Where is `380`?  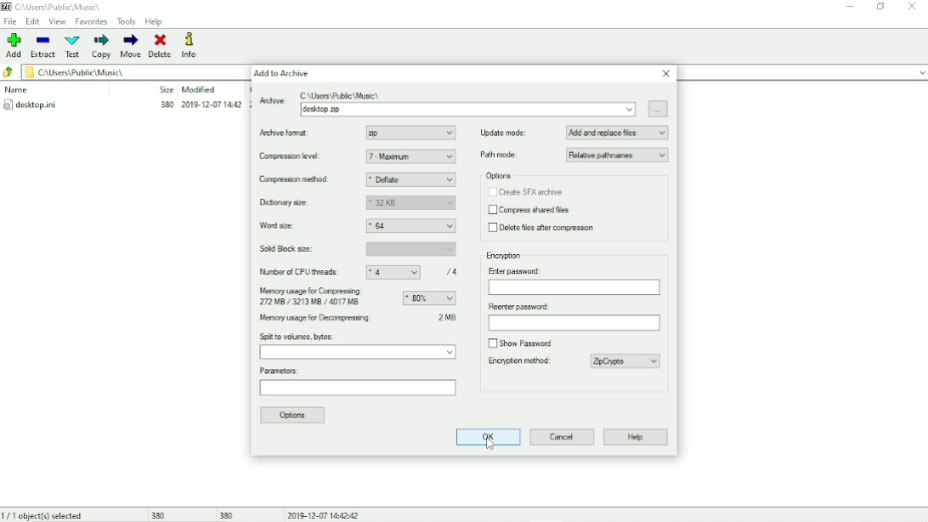
380 is located at coordinates (227, 514).